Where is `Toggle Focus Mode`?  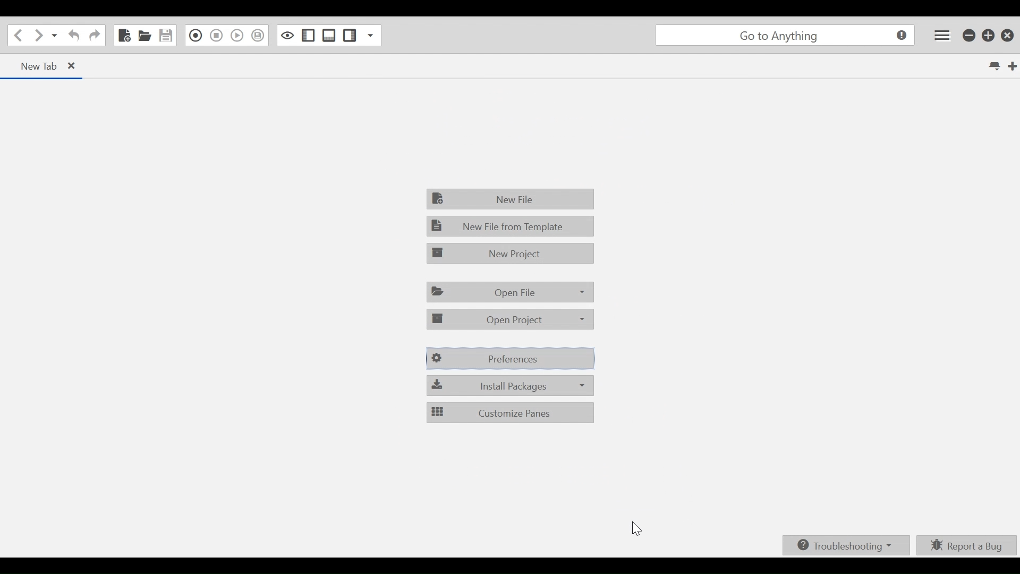
Toggle Focus Mode is located at coordinates (288, 35).